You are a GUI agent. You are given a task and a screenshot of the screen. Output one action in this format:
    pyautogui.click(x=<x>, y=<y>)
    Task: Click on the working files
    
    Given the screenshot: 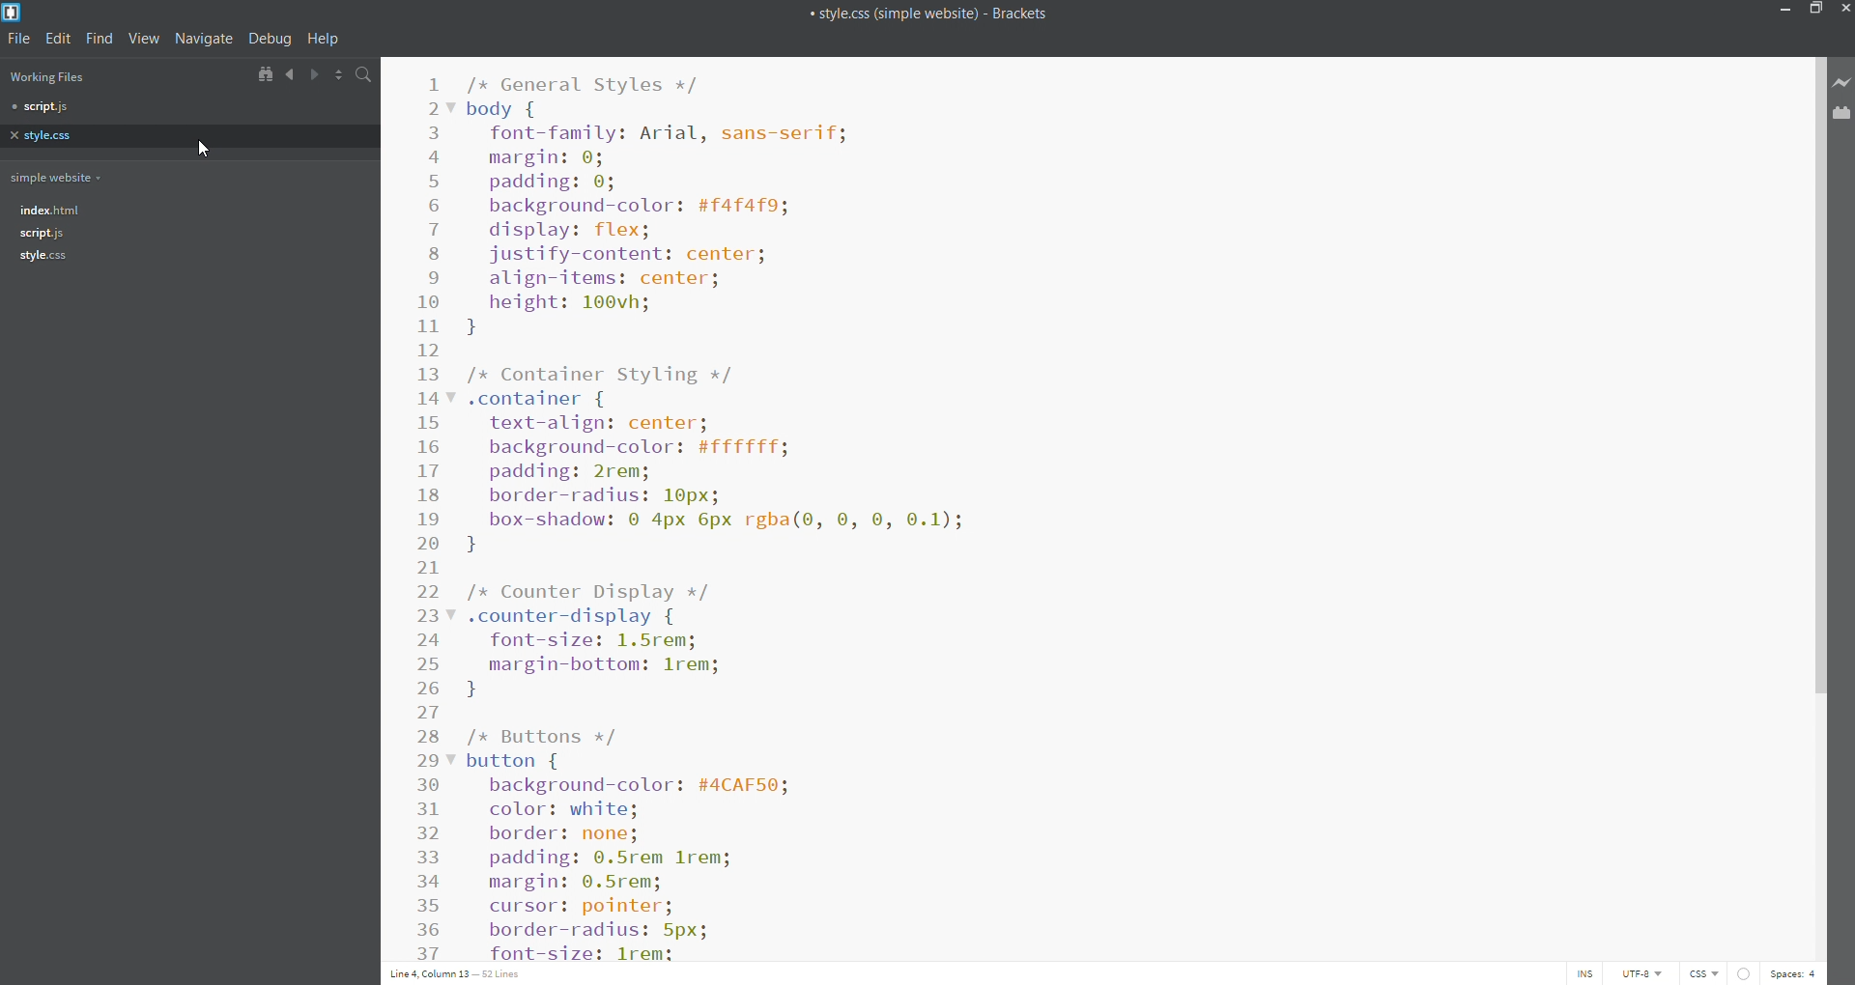 What is the action you would take?
    pyautogui.click(x=57, y=78)
    